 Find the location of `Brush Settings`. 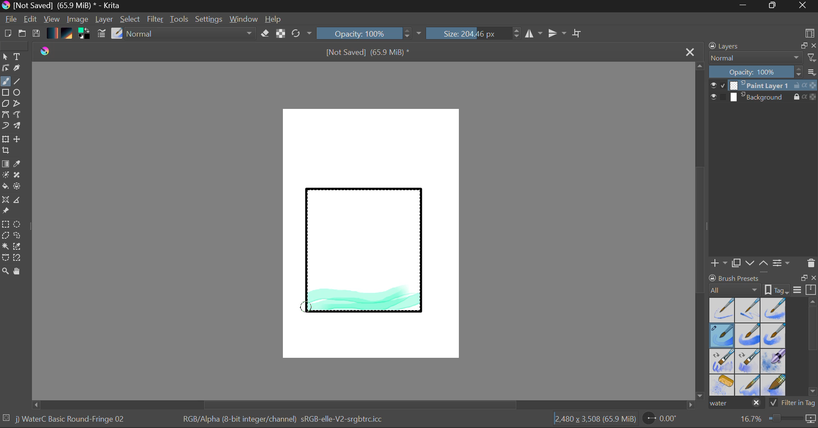

Brush Settings is located at coordinates (101, 34).